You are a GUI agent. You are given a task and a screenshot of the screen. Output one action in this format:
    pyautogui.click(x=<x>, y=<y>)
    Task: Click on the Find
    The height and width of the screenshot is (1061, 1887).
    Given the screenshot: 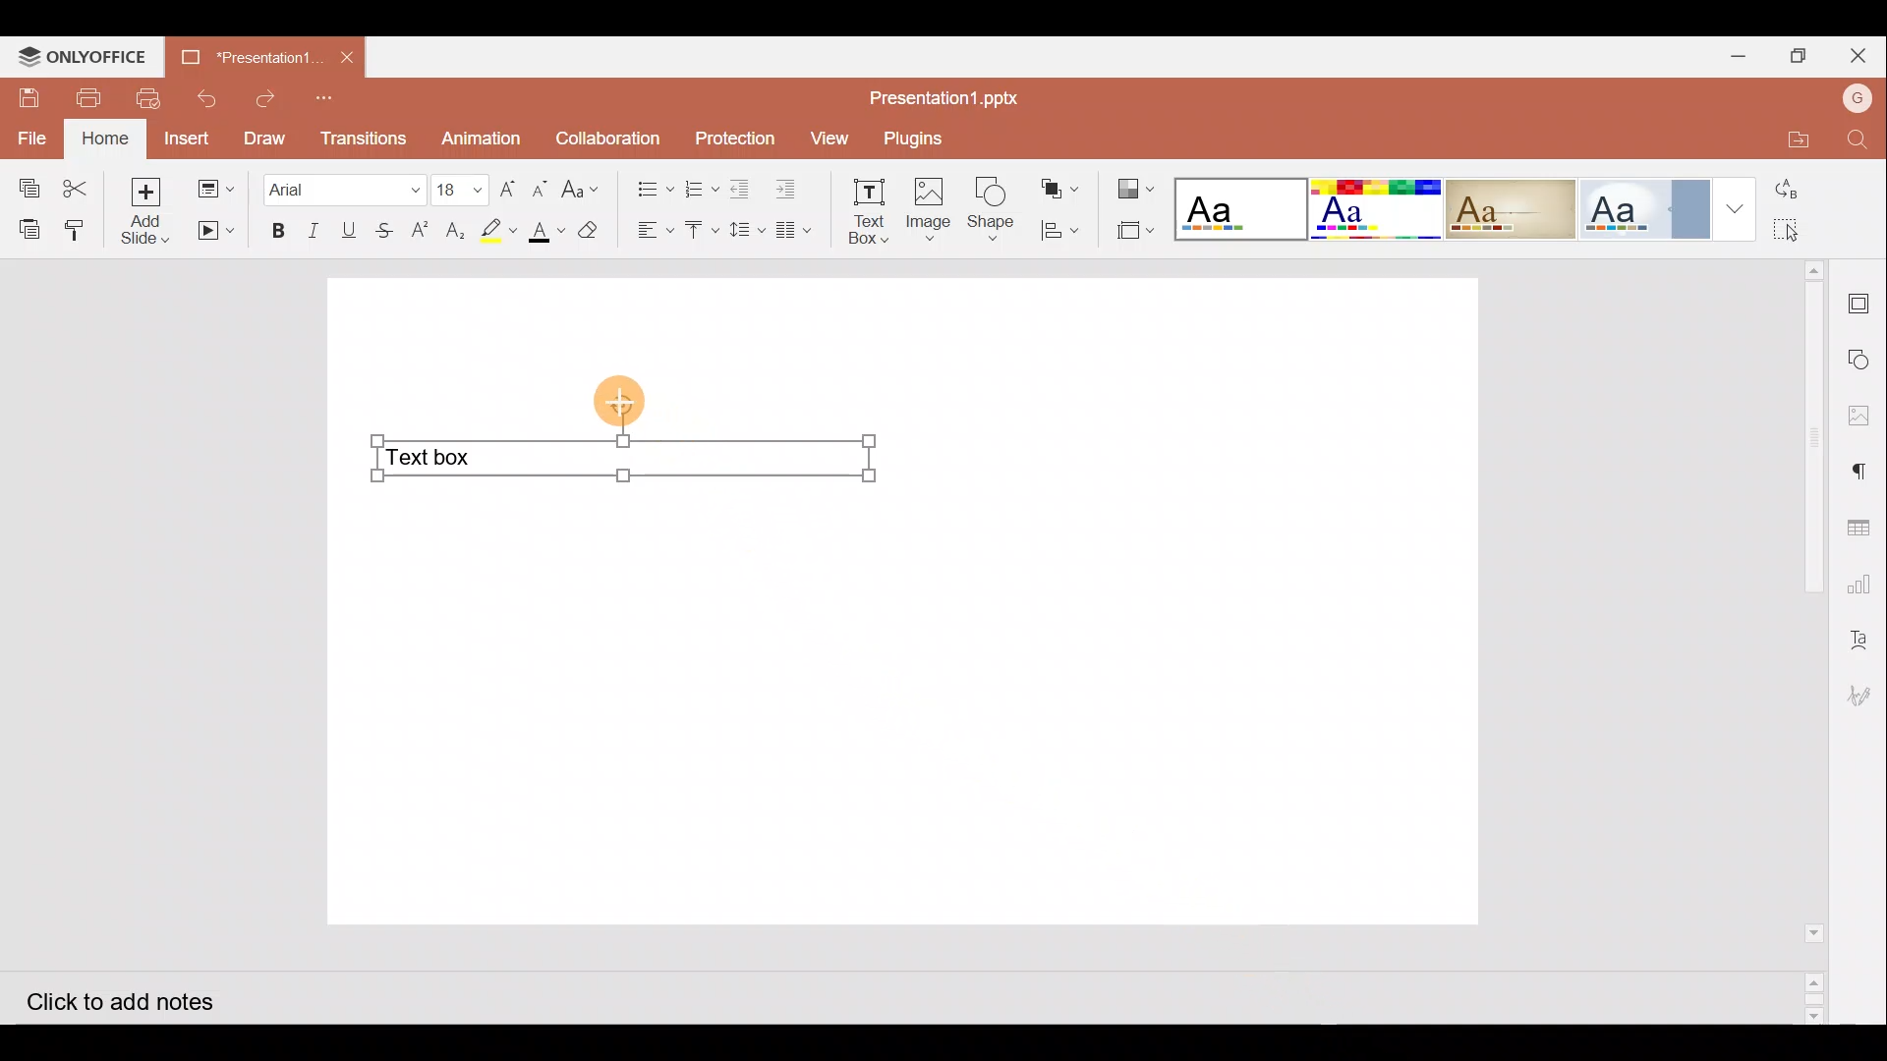 What is the action you would take?
    pyautogui.click(x=1858, y=141)
    